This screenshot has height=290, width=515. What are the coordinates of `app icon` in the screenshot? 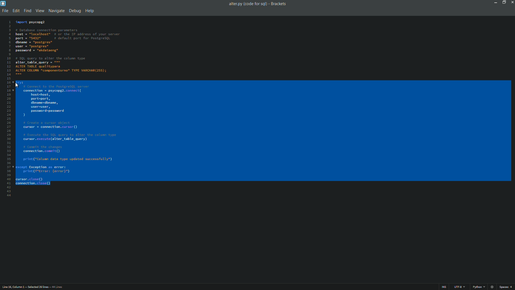 It's located at (3, 3).